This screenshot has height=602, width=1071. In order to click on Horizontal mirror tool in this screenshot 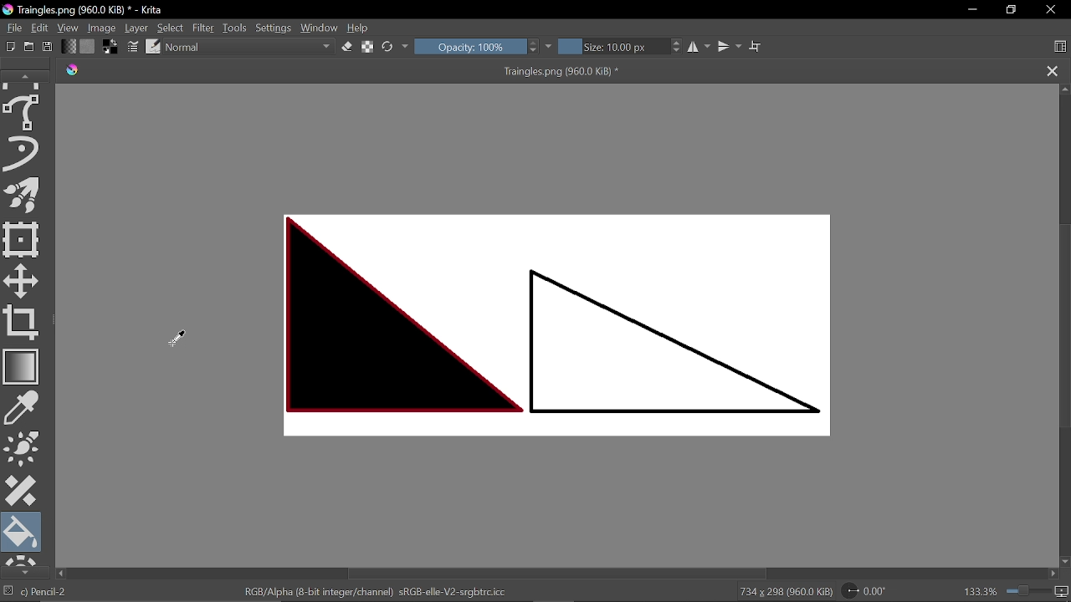, I will do `click(700, 48)`.